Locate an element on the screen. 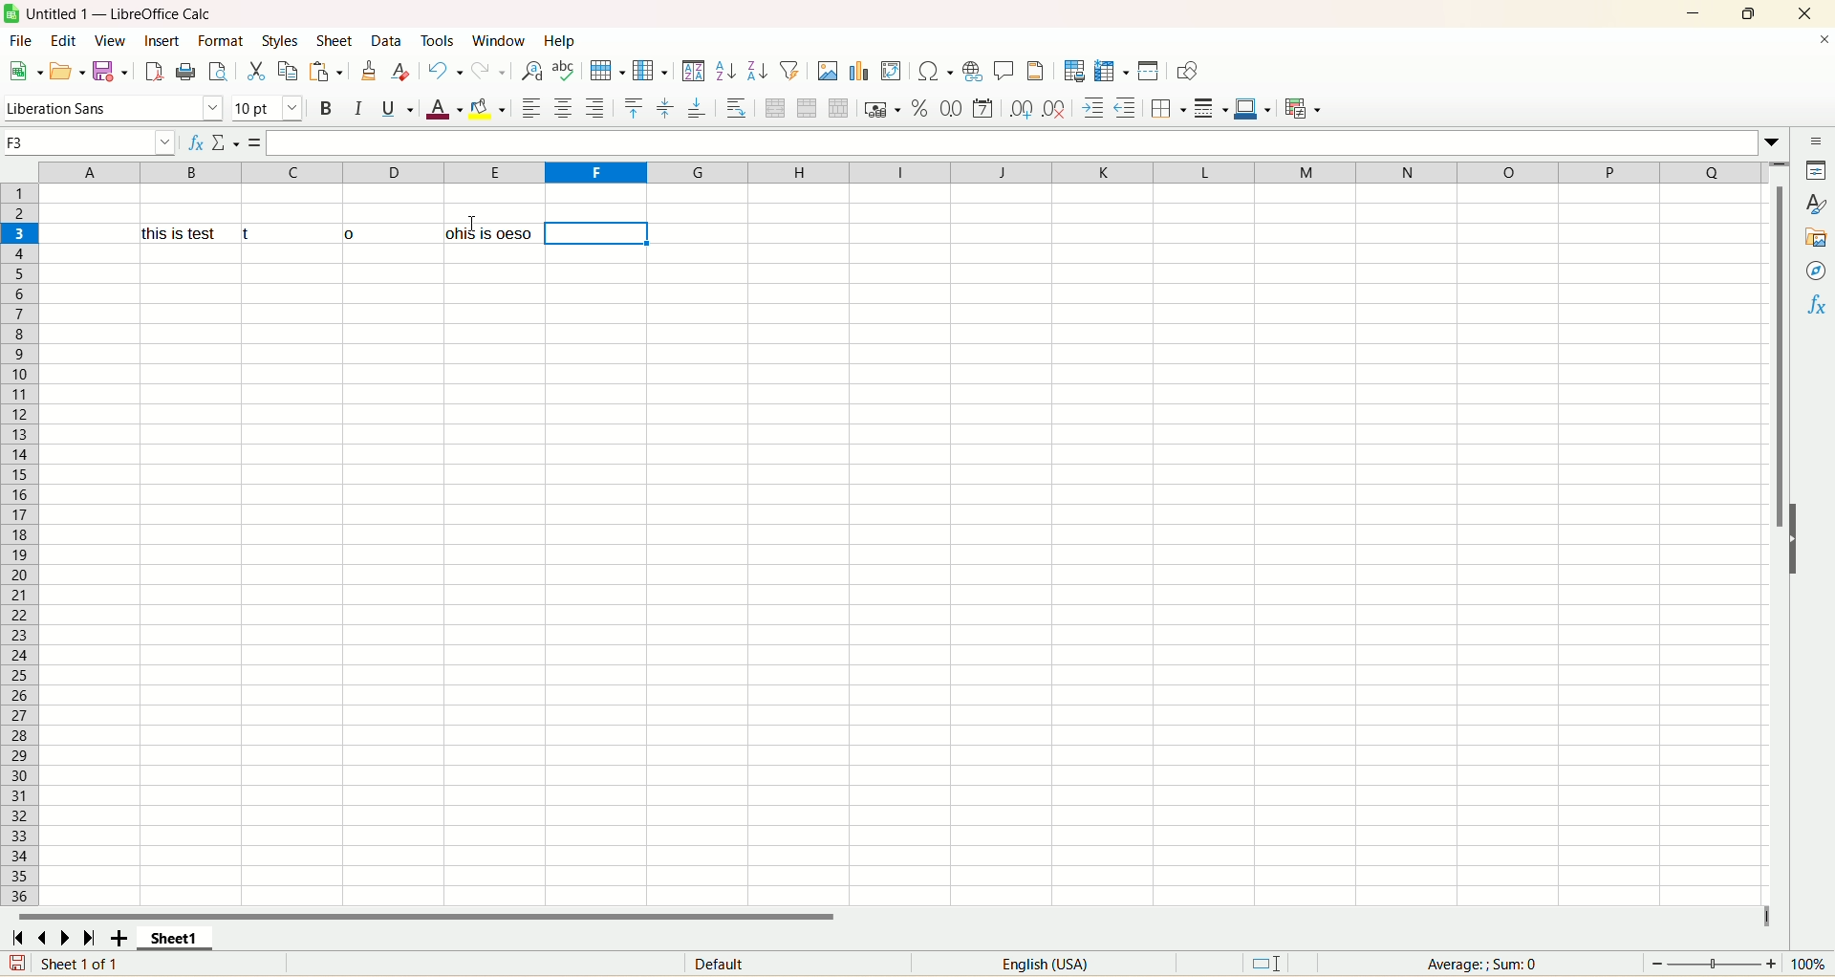 This screenshot has height=977, width=1835. wrap text is located at coordinates (737, 109).